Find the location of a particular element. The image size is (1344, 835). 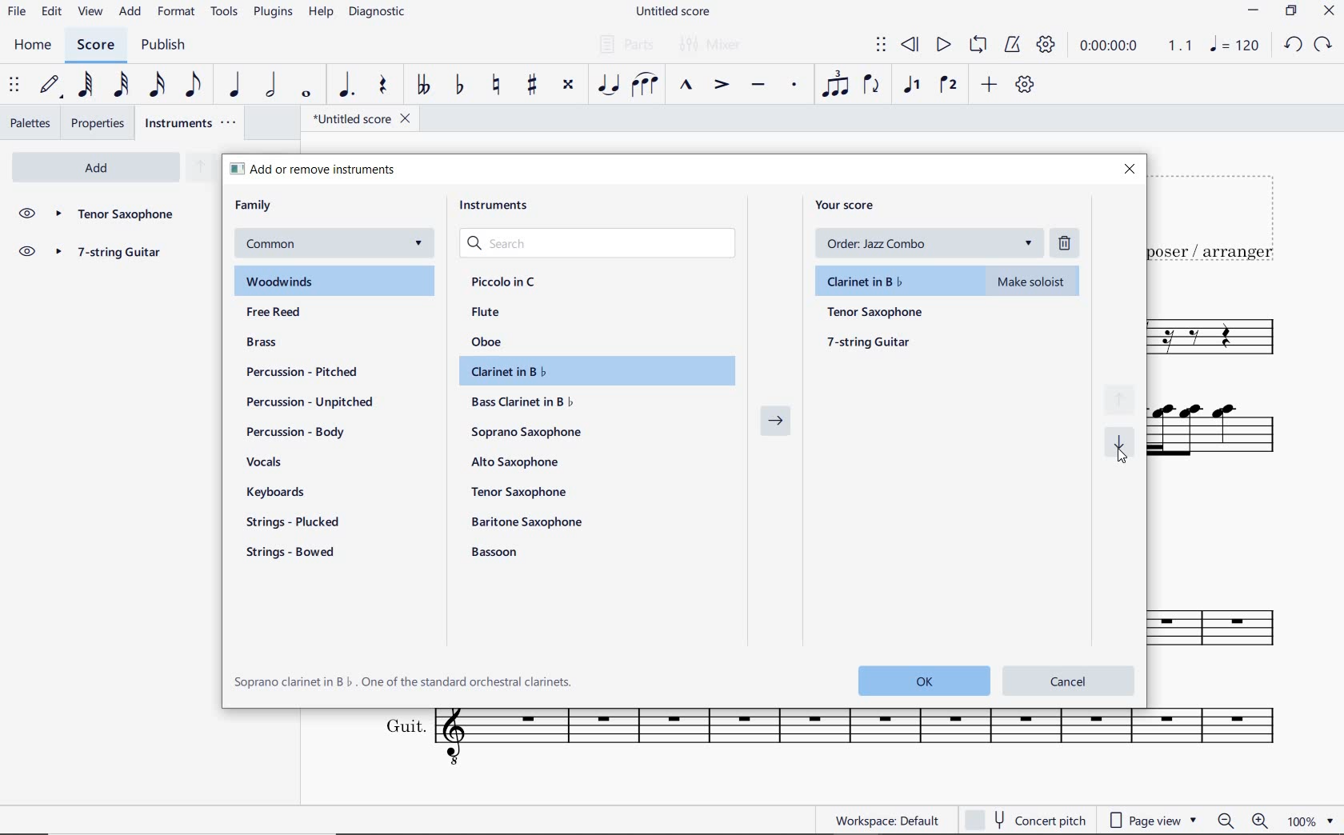

your score is located at coordinates (850, 205).